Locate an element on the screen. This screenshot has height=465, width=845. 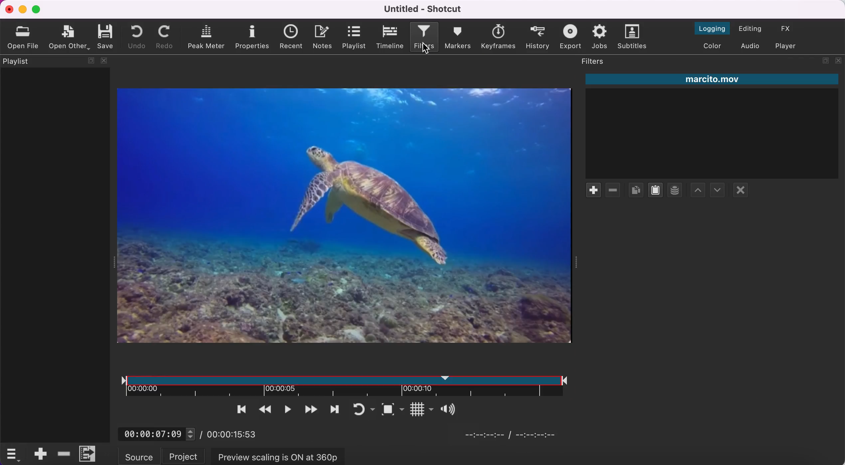
history is located at coordinates (538, 37).